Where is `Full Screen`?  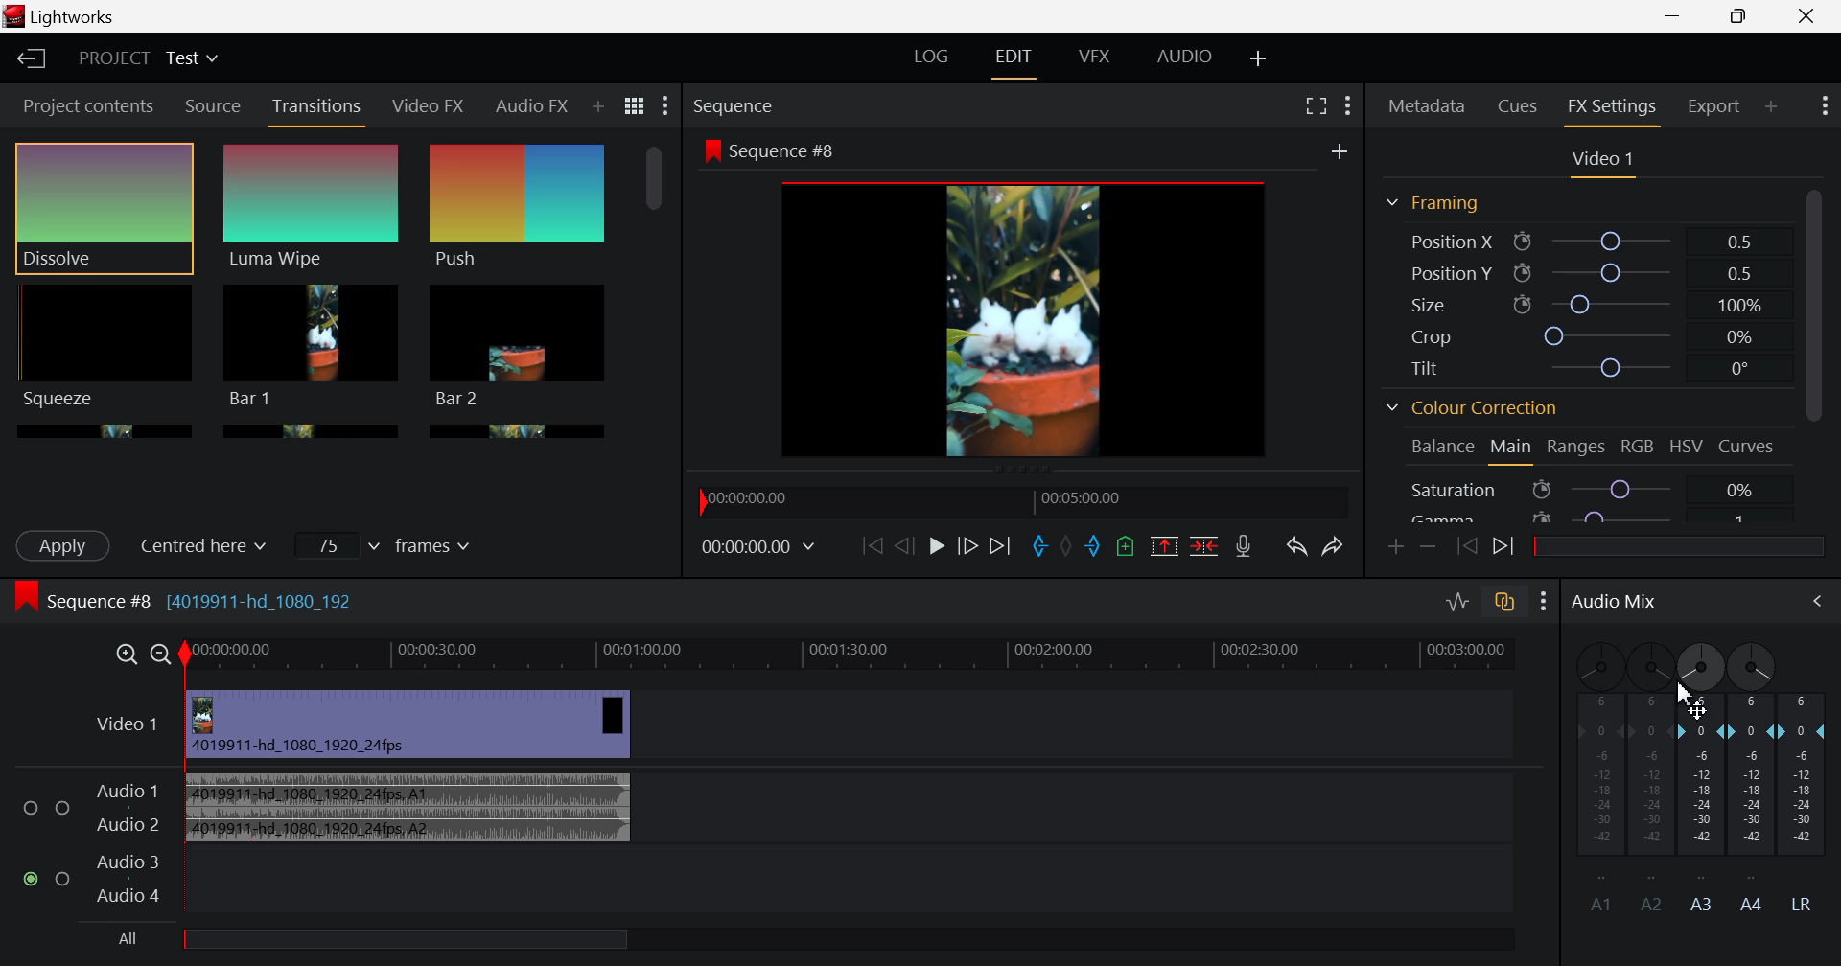
Full Screen is located at coordinates (1316, 105).